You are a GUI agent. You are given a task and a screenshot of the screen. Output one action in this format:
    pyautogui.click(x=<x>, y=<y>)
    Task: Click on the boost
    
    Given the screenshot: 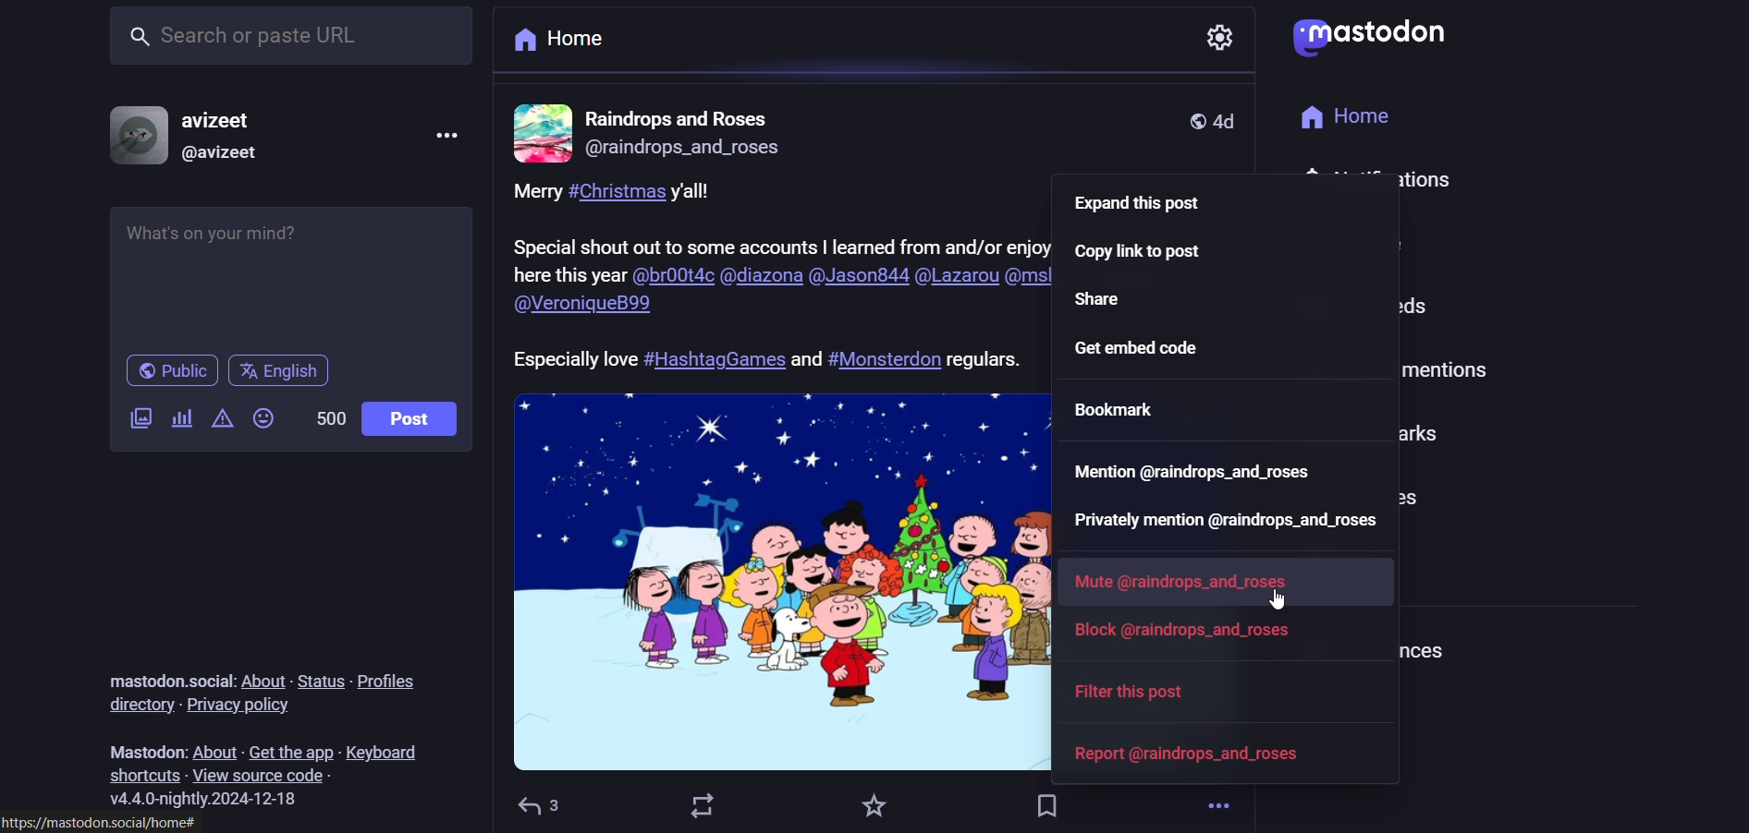 What is the action you would take?
    pyautogui.click(x=707, y=806)
    